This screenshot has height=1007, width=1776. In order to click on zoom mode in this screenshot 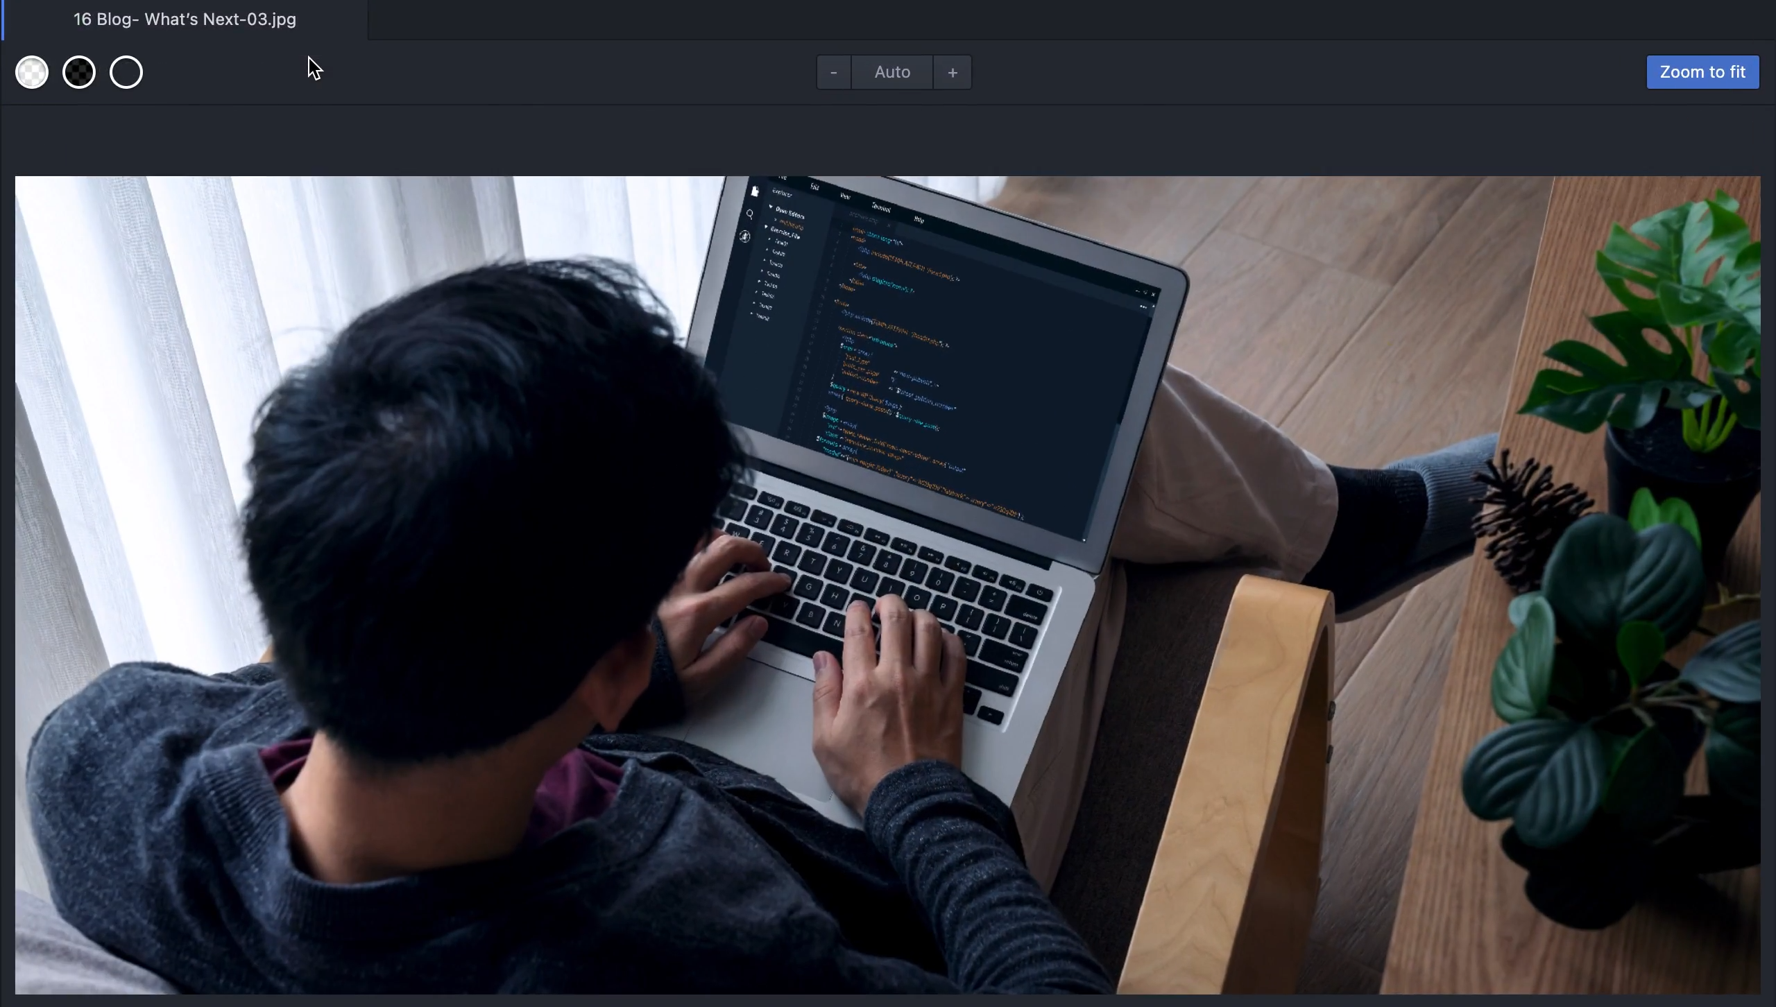, I will do `click(889, 72)`.